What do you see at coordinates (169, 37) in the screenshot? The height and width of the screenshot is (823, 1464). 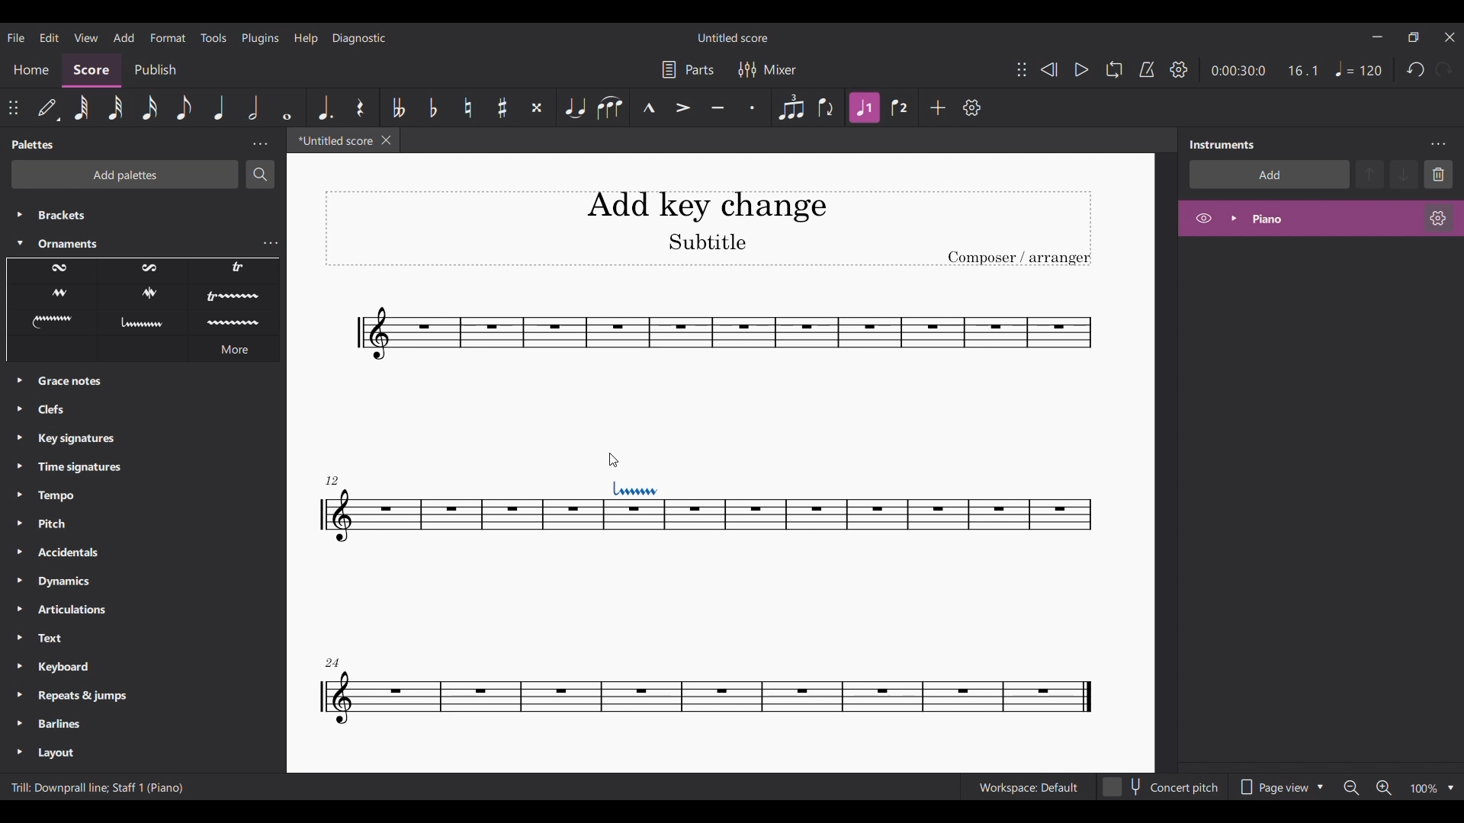 I see `Format menu` at bounding box center [169, 37].